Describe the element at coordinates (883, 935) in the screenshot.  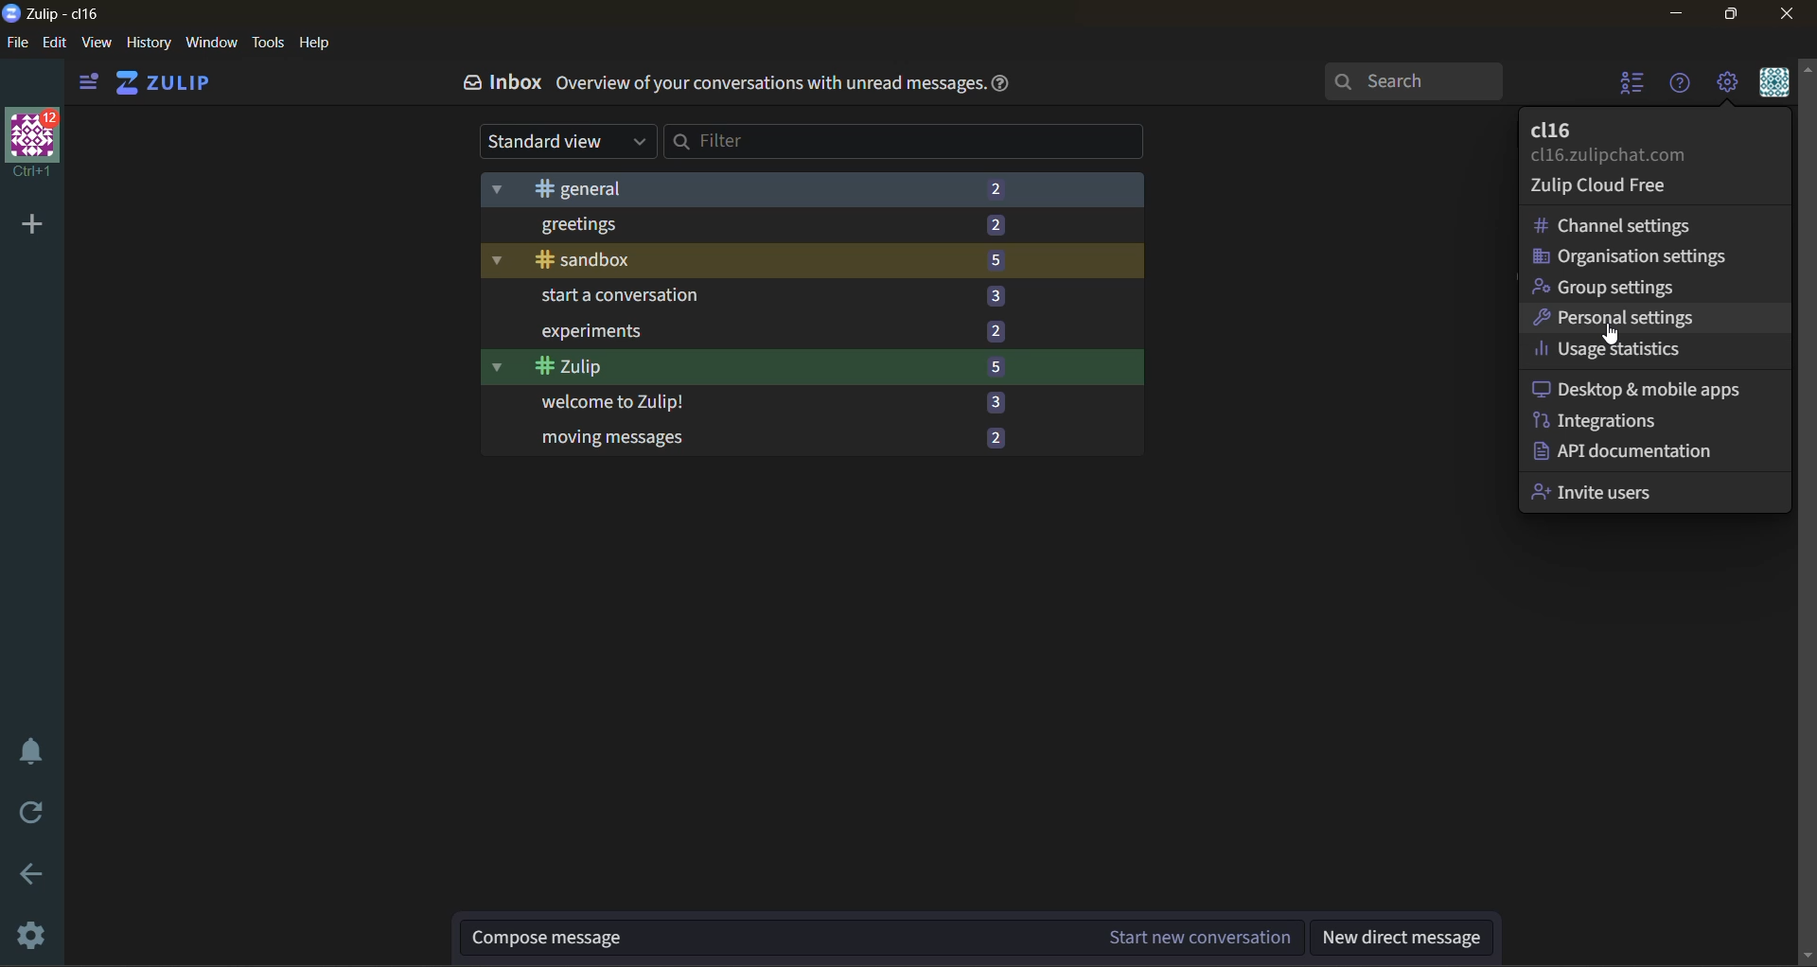
I see `compose message` at that location.